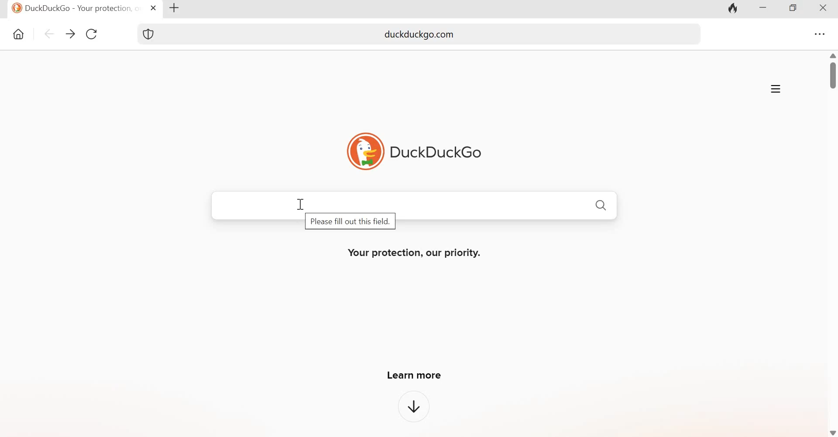 The image size is (838, 437). Describe the element at coordinates (733, 9) in the screenshot. I see `Fire ` at that location.